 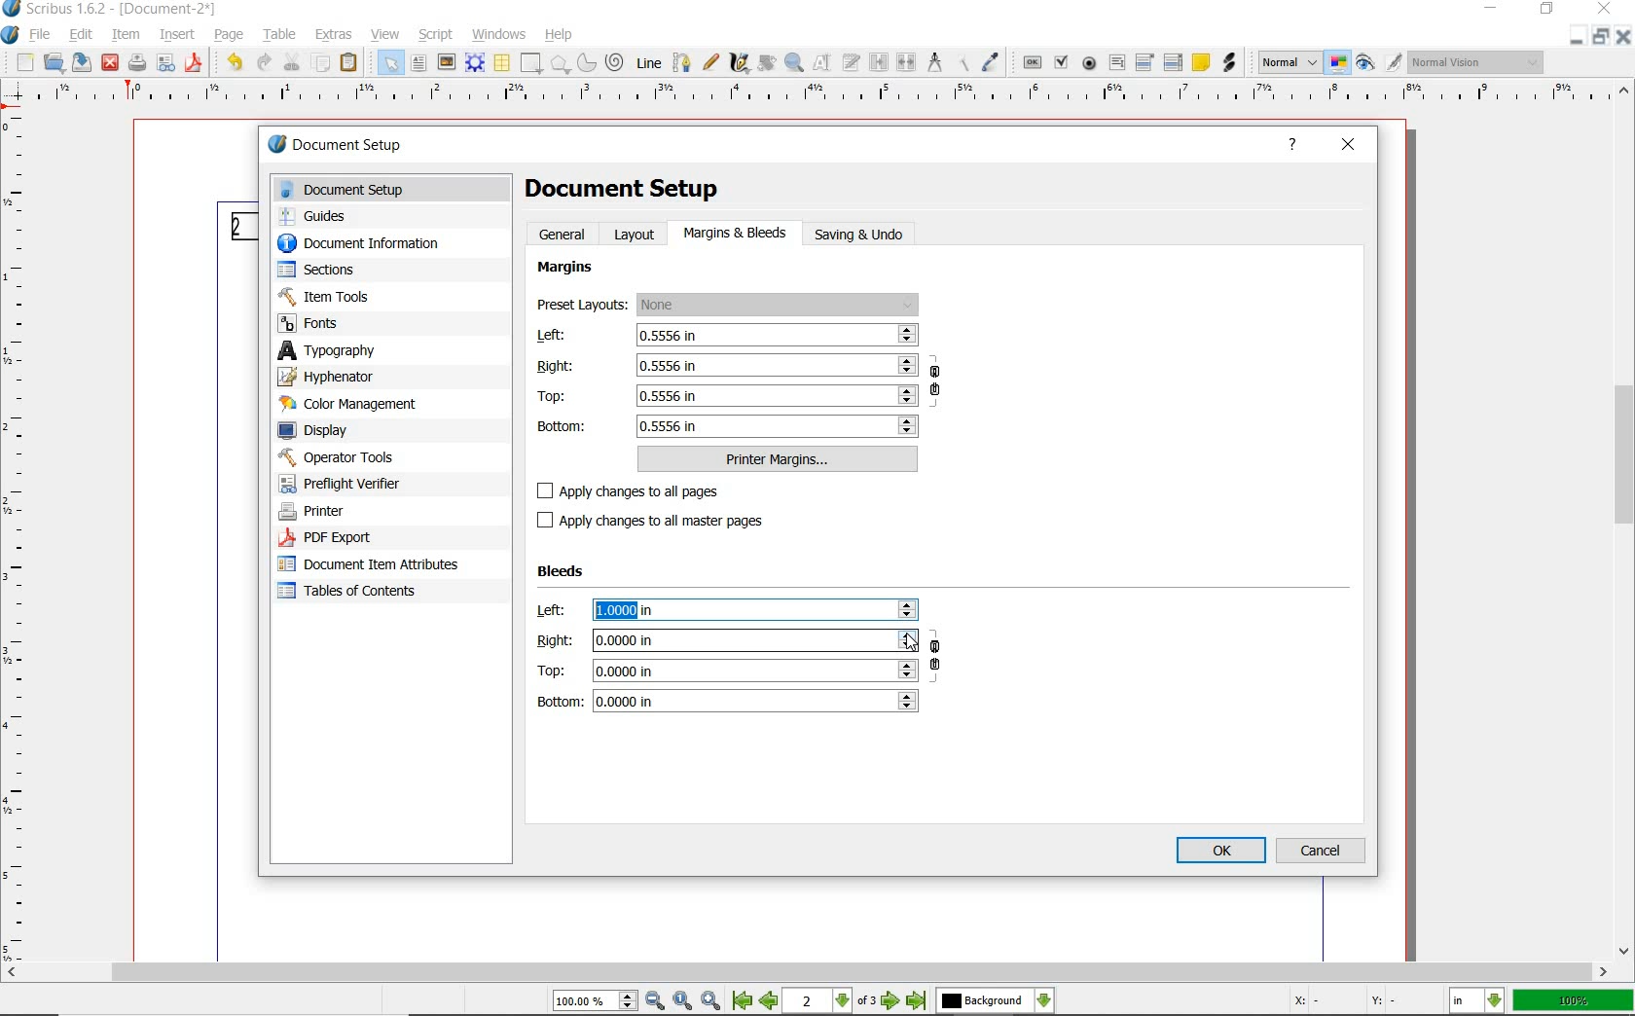 I want to click on freehand line, so click(x=711, y=63).